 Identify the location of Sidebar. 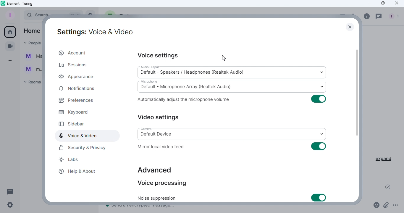
(83, 125).